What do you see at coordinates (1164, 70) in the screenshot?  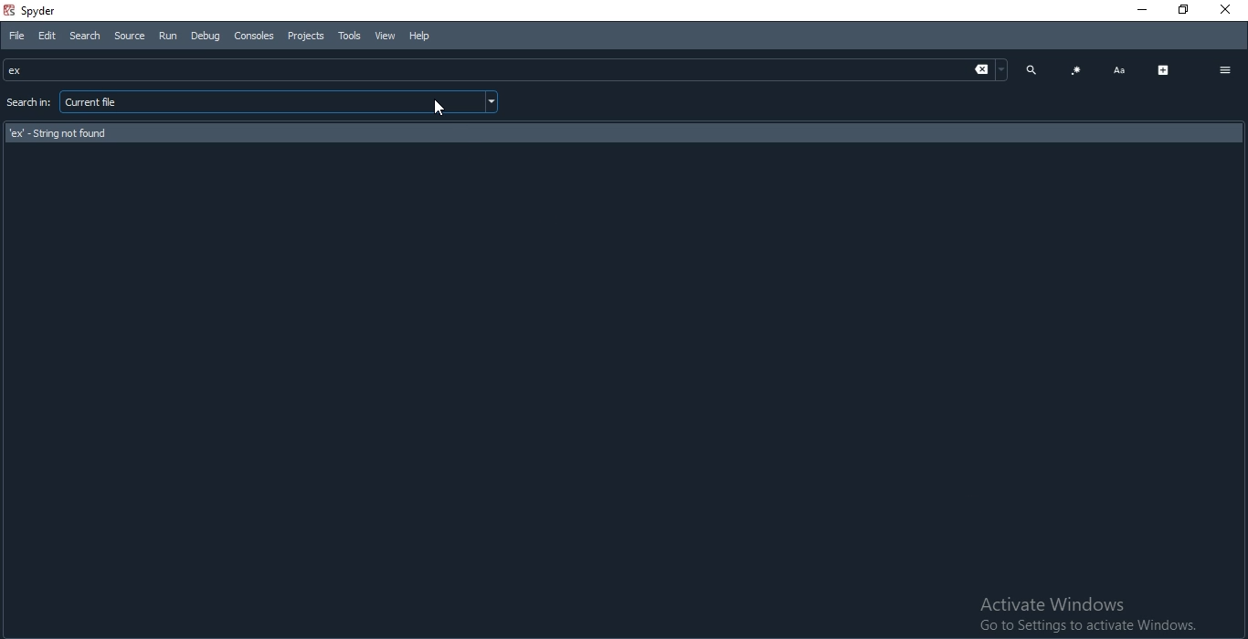 I see `expand` at bounding box center [1164, 70].